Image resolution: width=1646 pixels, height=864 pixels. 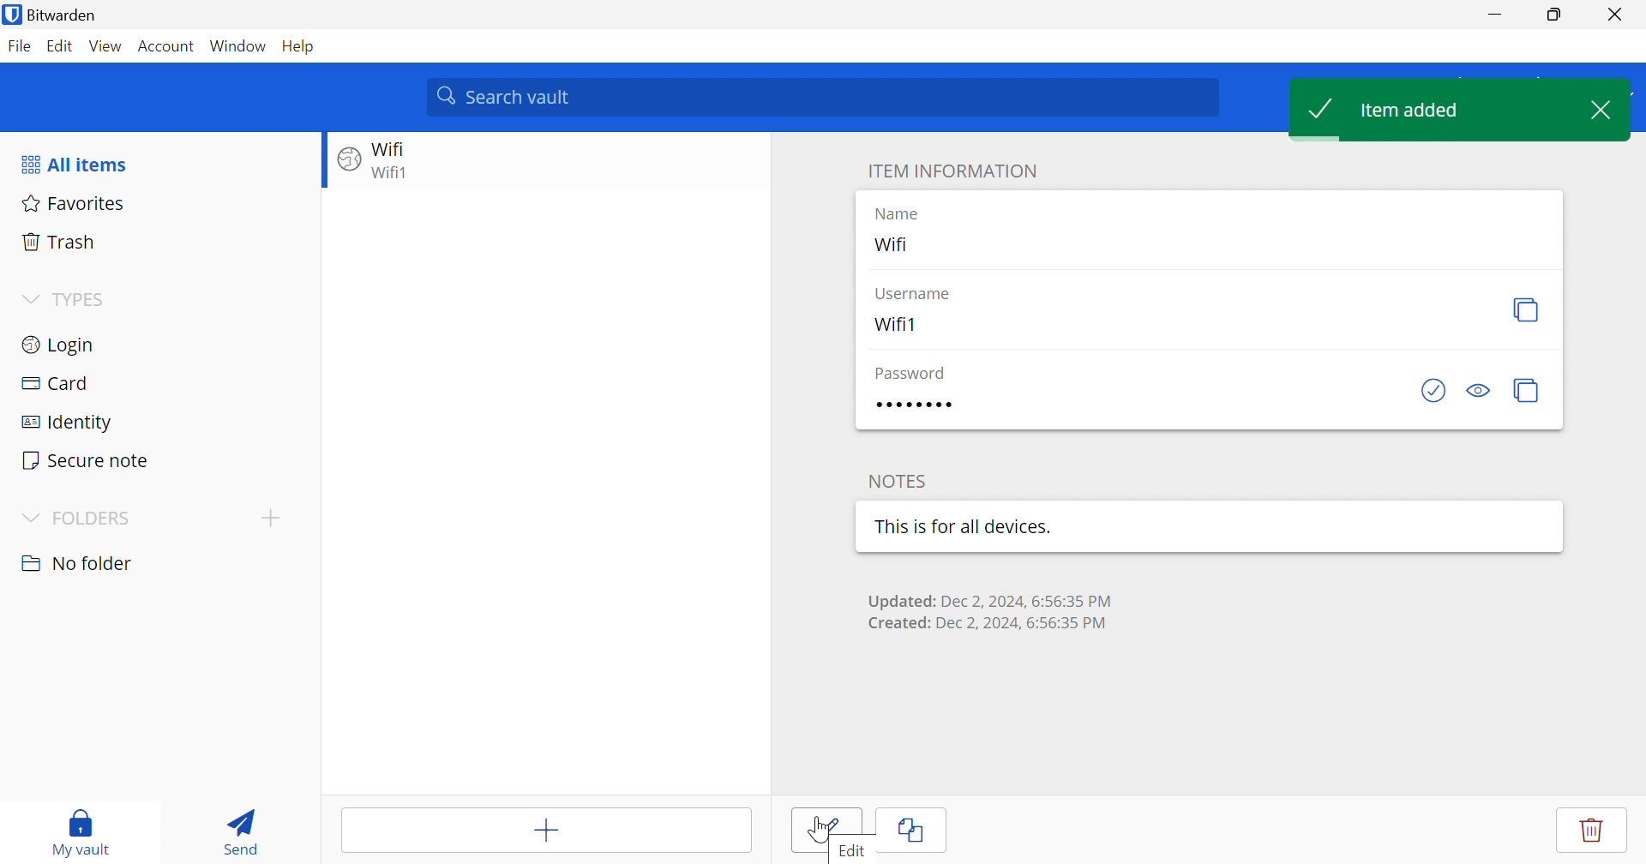 I want to click on Window, so click(x=240, y=47).